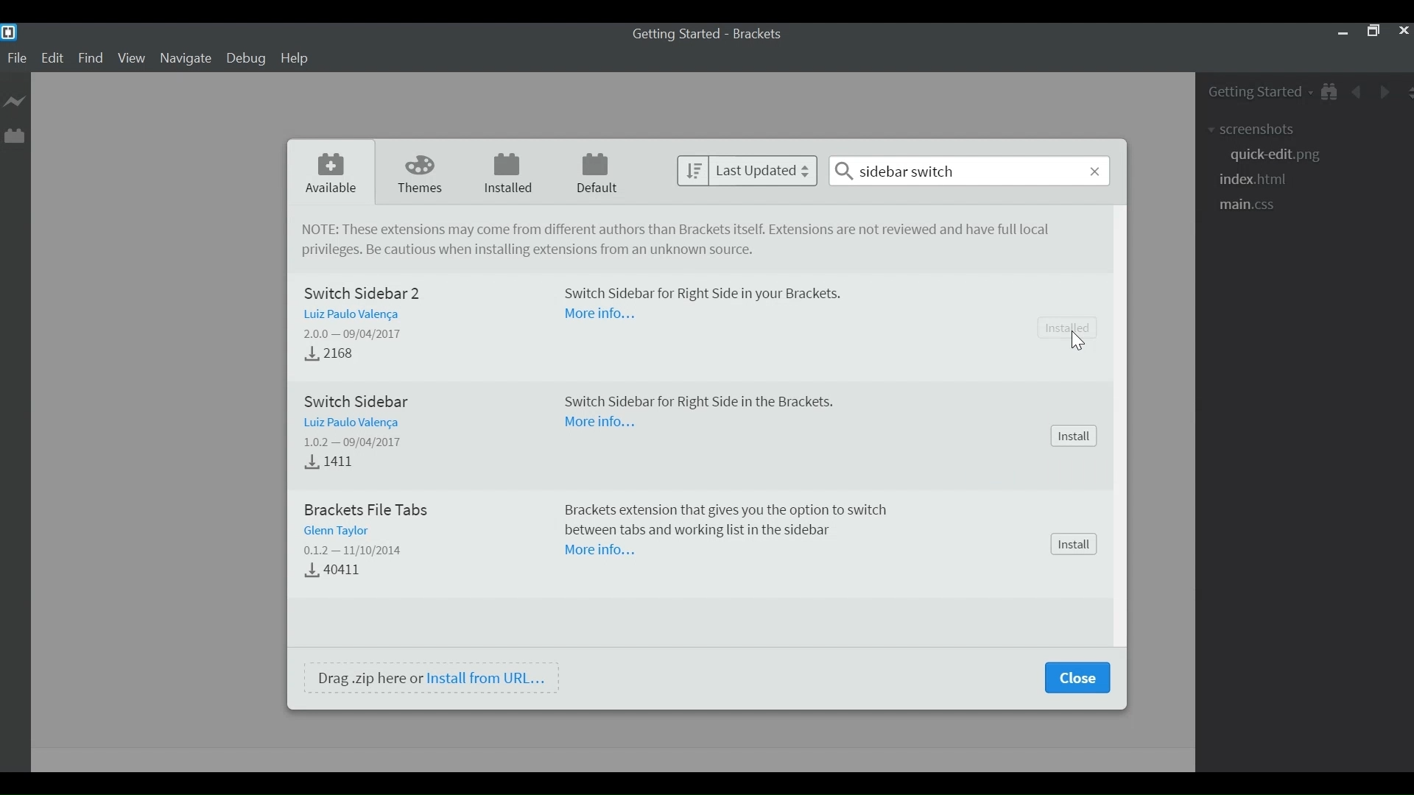 Image resolution: width=1414 pixels, height=795 pixels. Describe the element at coordinates (677, 35) in the screenshot. I see `Getting Started - Brackets` at that location.